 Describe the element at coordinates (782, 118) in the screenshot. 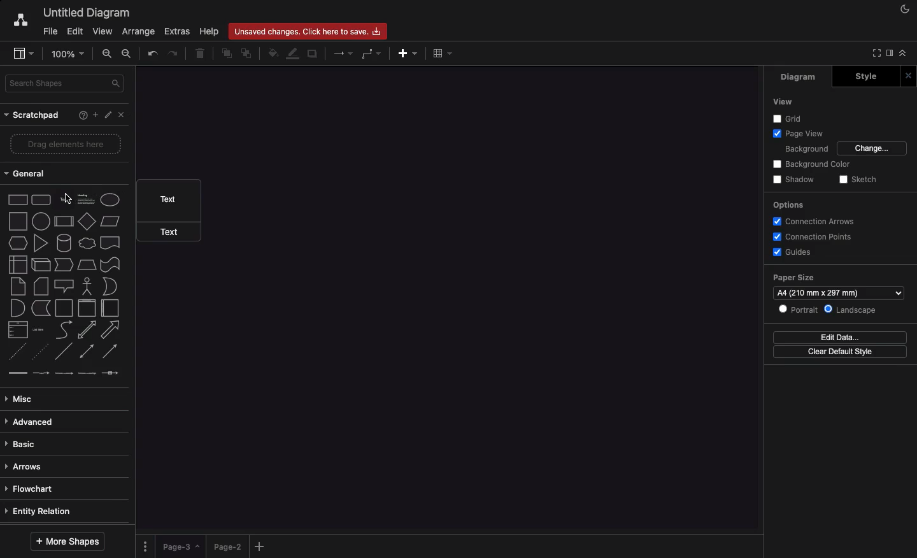

I see `Grid` at that location.